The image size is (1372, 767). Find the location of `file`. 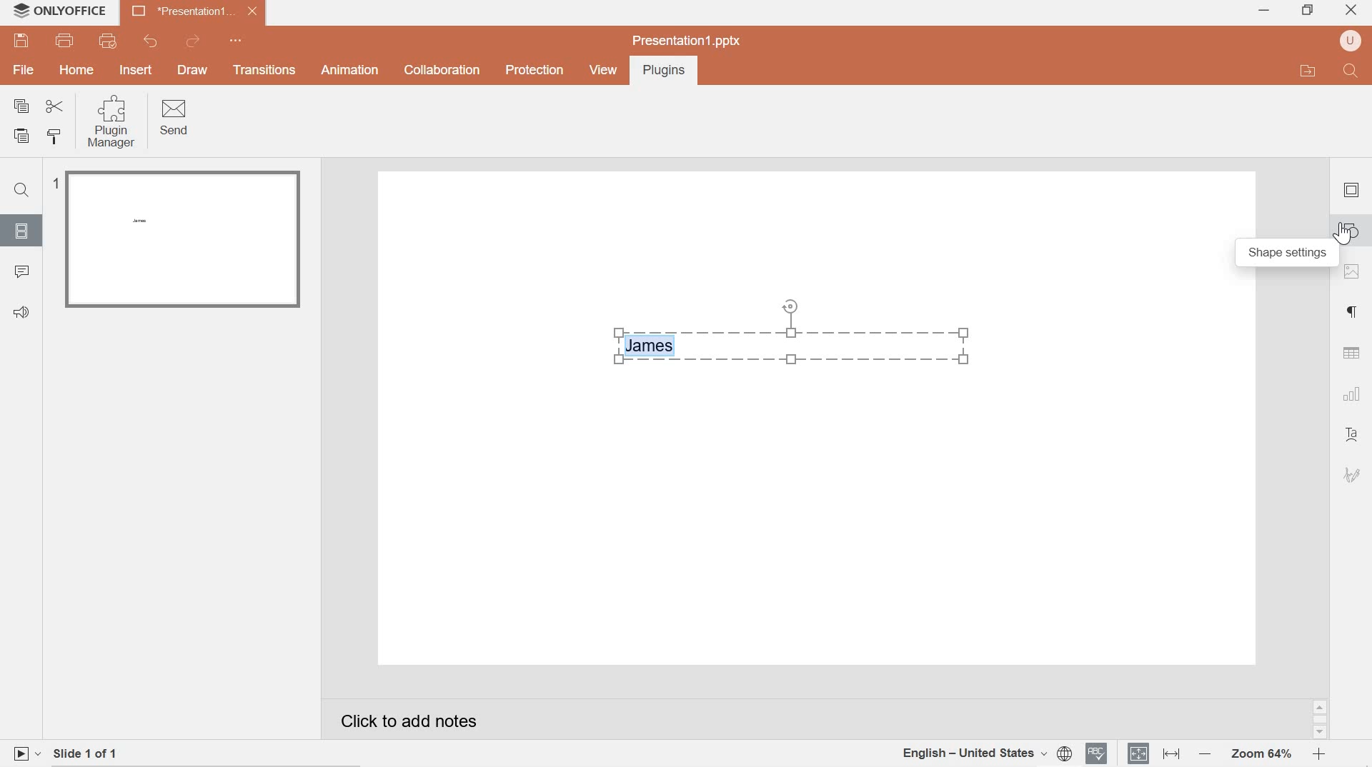

file is located at coordinates (24, 71).